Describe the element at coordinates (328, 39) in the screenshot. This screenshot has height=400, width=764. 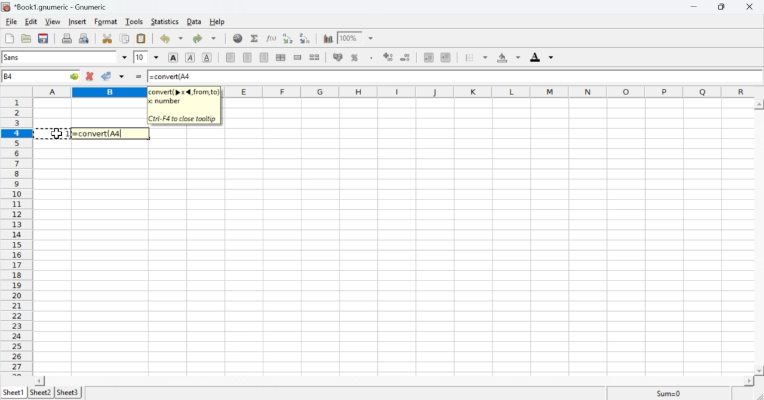
I see `Charts` at that location.